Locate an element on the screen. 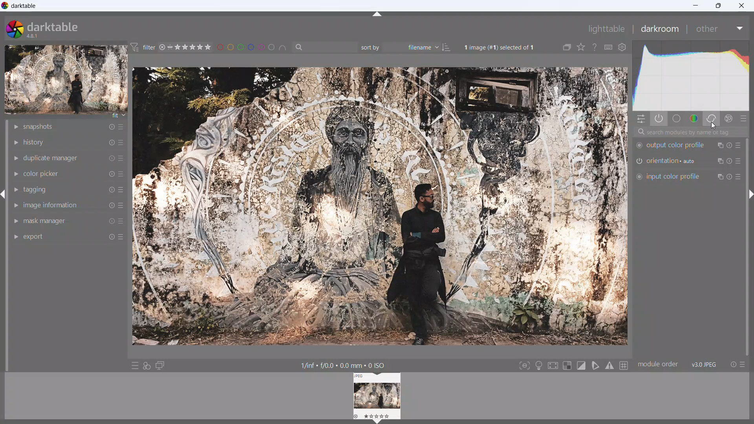  image is located at coordinates (381, 205).